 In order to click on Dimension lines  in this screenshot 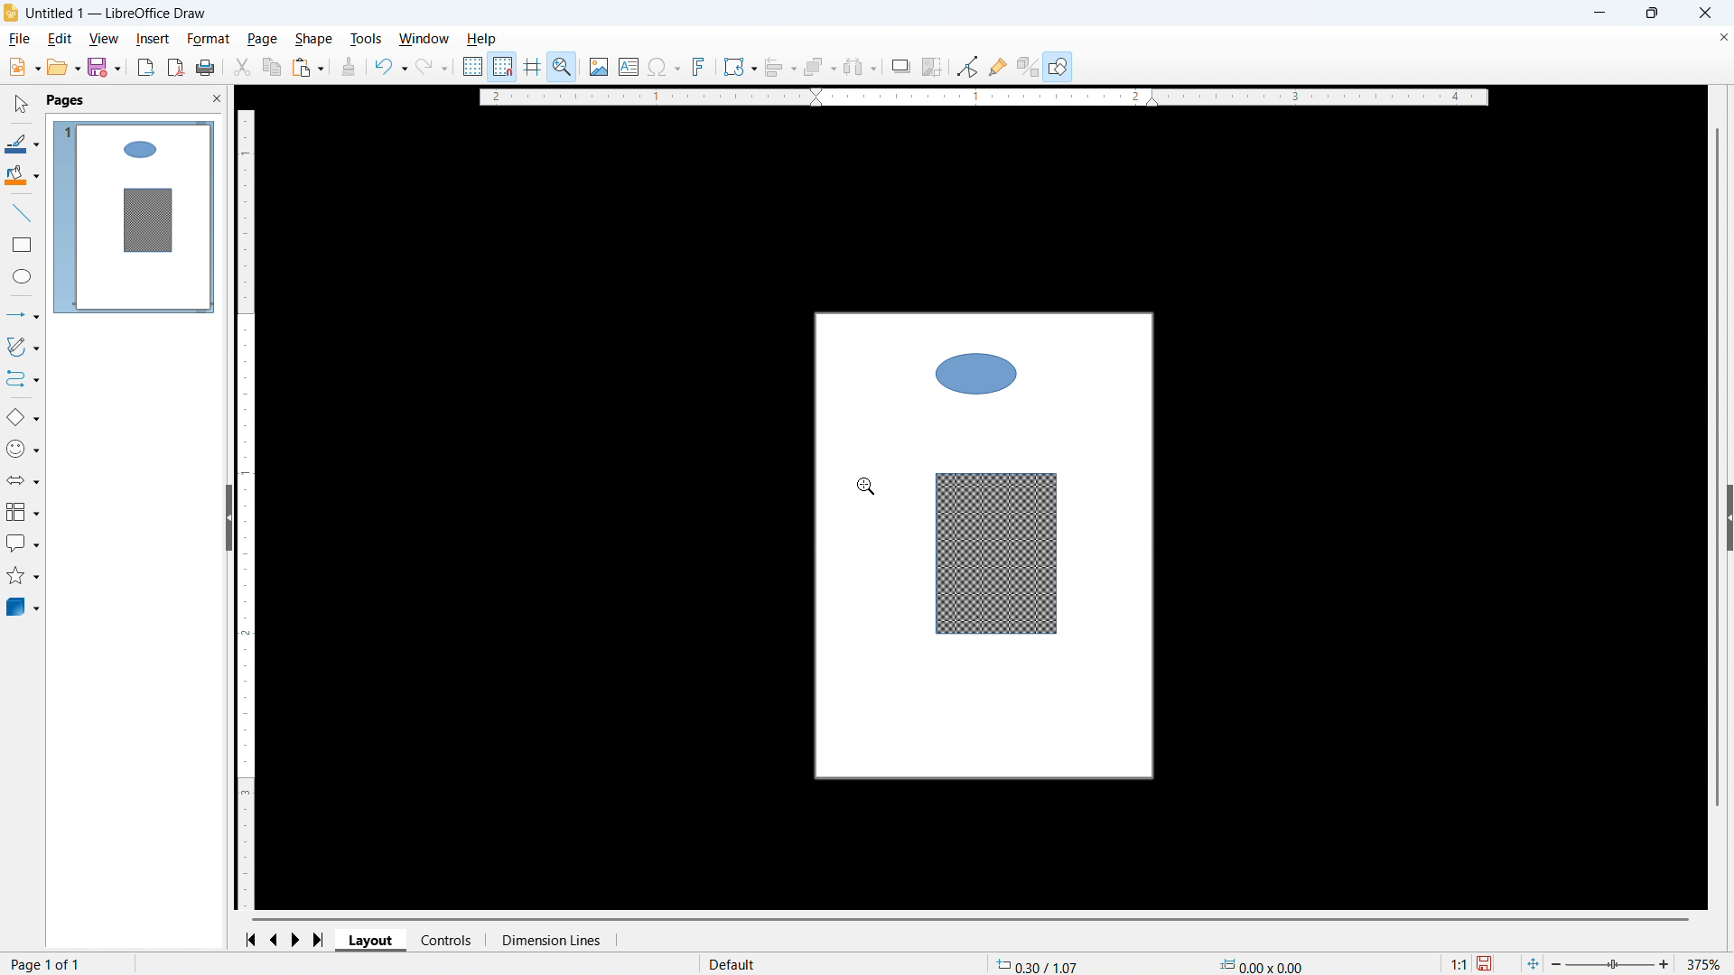, I will do `click(551, 940)`.